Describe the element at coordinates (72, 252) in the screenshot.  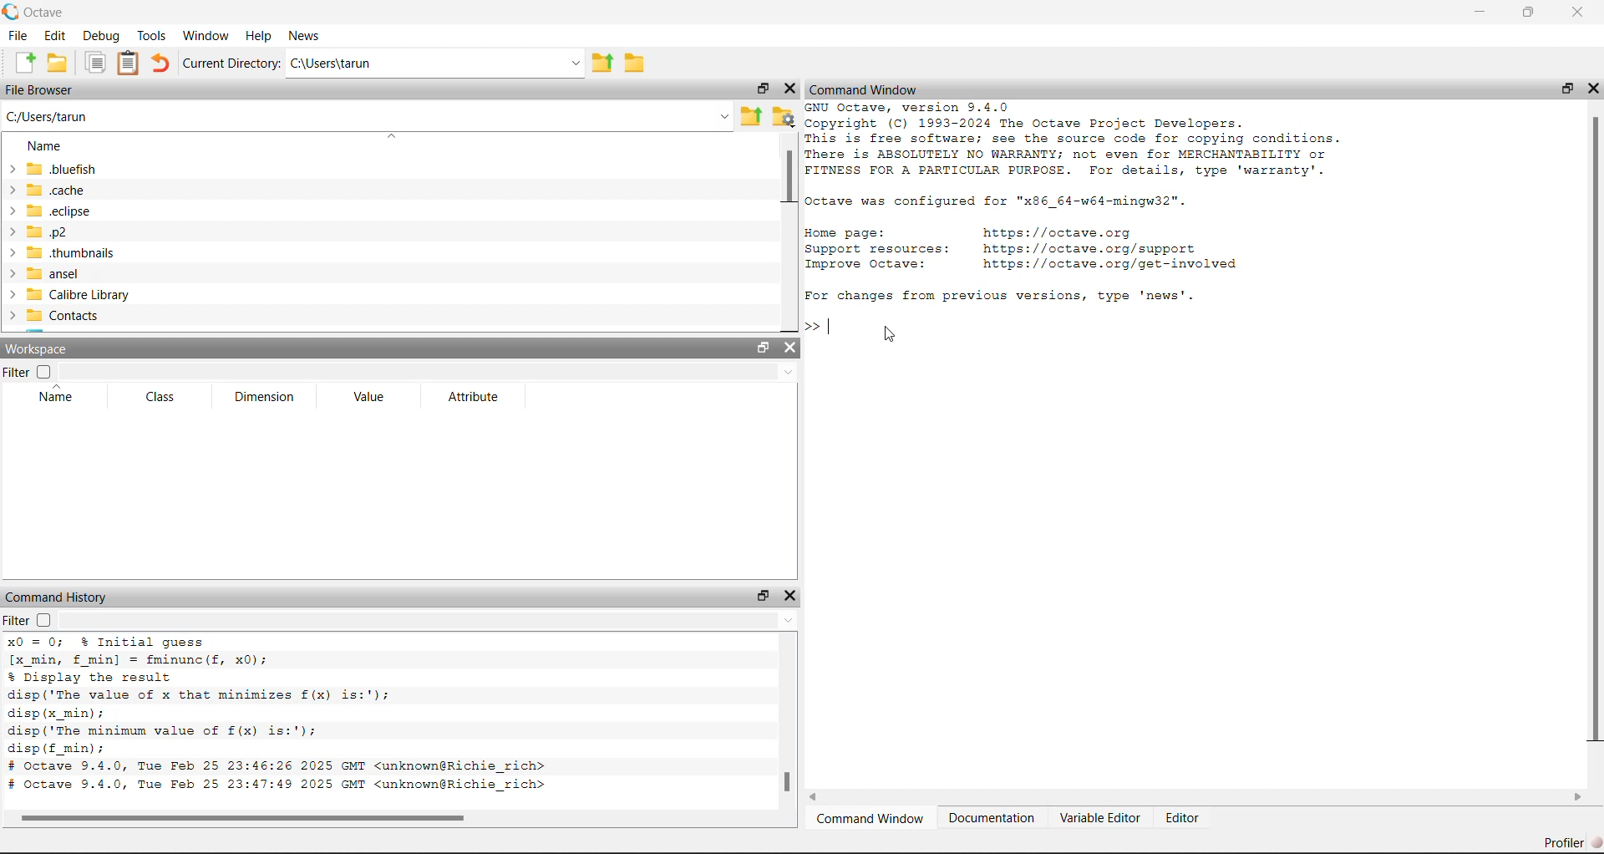
I see `>  thumbnails` at that location.